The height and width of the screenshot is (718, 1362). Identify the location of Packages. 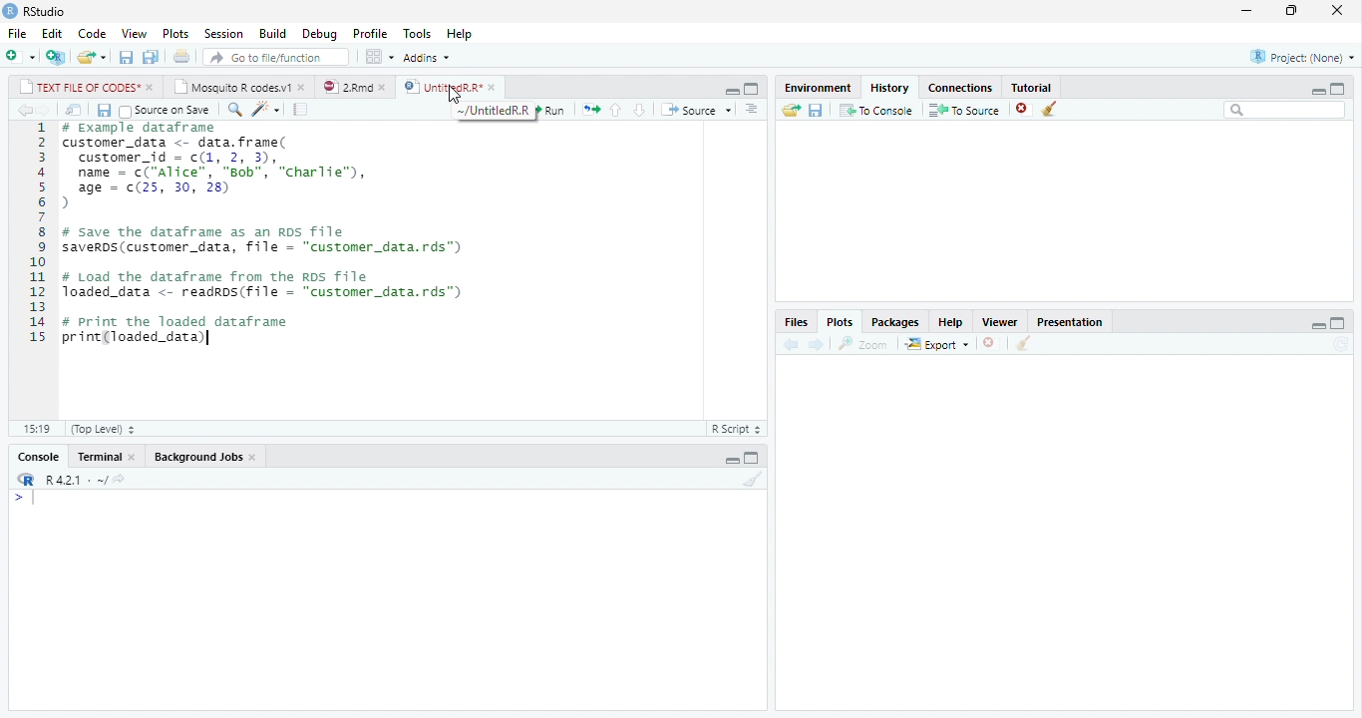
(892, 323).